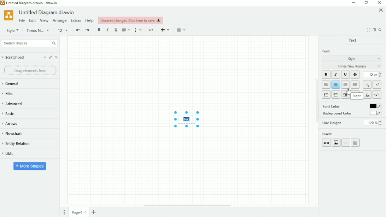 This screenshot has width=386, height=217. I want to click on Italic, so click(107, 30).